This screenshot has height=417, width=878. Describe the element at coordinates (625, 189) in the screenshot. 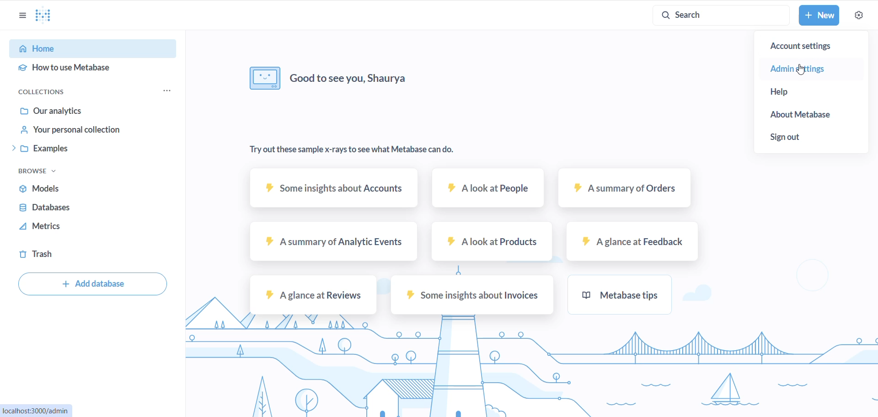

I see `A summary of orders` at that location.